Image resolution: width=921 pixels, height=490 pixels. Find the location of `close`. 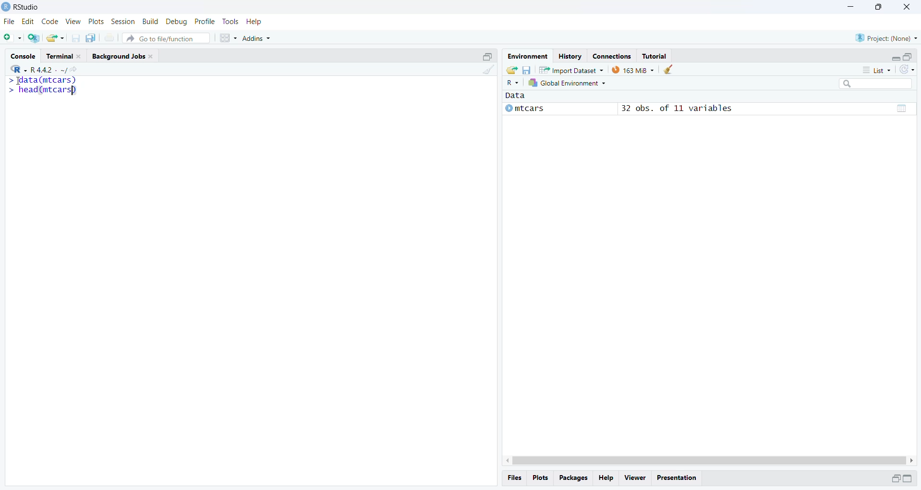

close is located at coordinates (80, 56).